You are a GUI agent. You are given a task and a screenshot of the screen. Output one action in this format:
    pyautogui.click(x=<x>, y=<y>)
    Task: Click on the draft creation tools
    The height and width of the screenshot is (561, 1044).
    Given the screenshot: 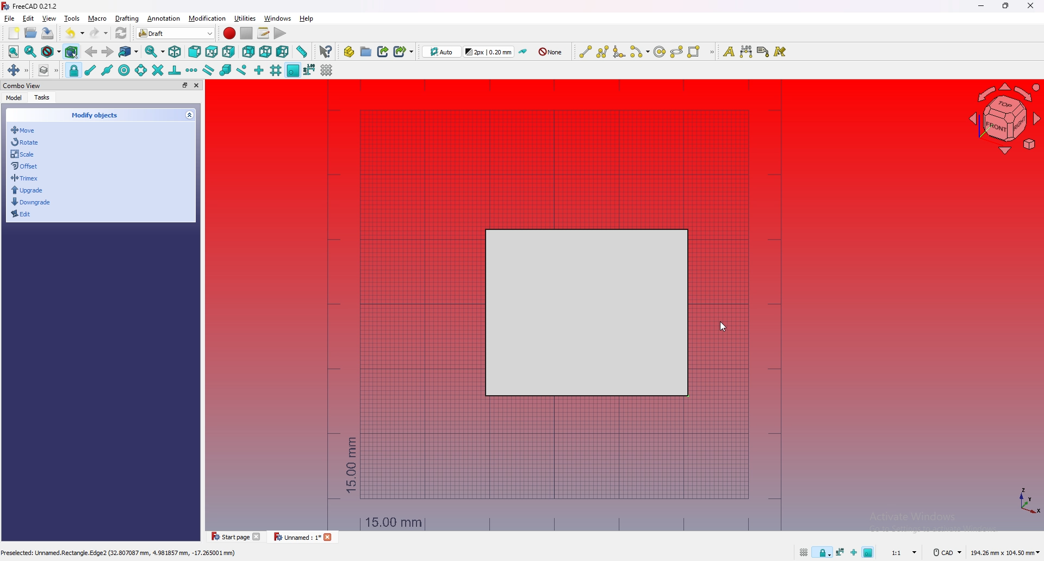 What is the action you would take?
    pyautogui.click(x=711, y=53)
    